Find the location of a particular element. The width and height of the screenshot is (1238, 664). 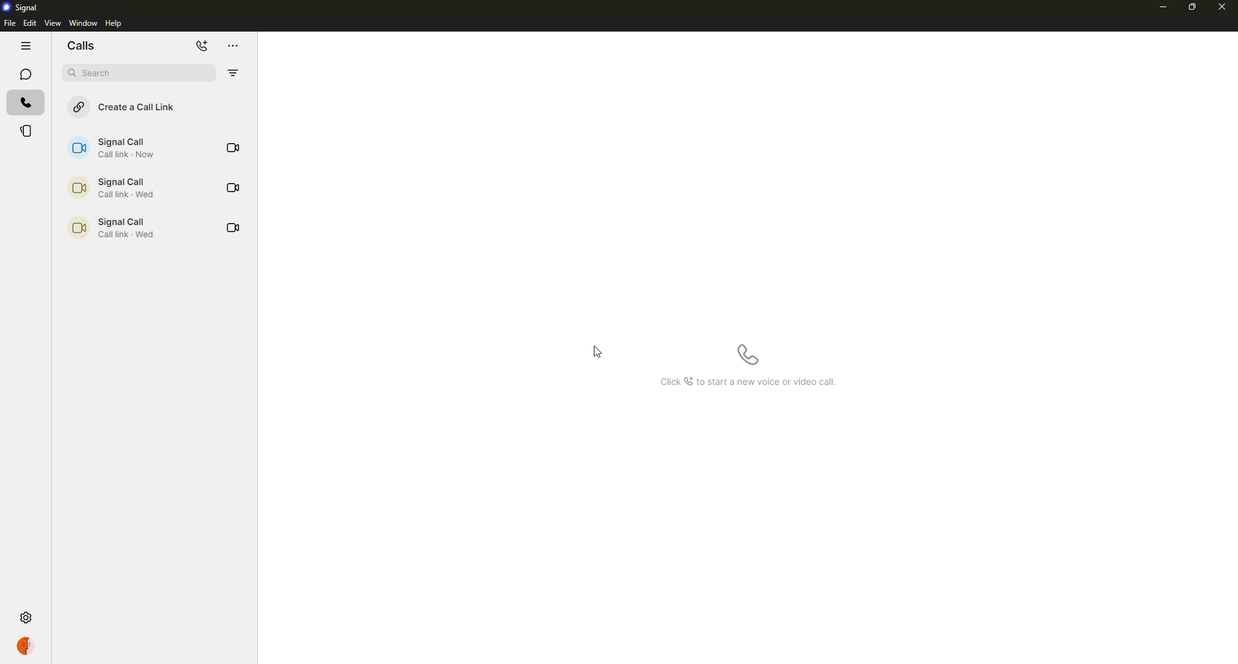

calls is located at coordinates (86, 46).